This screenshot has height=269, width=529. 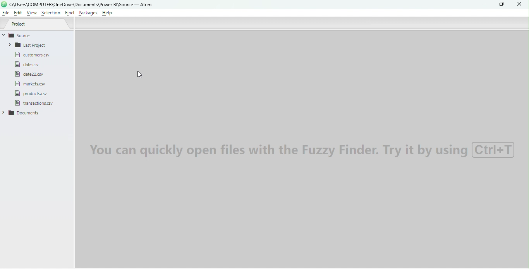 I want to click on File name, so click(x=94, y=5).